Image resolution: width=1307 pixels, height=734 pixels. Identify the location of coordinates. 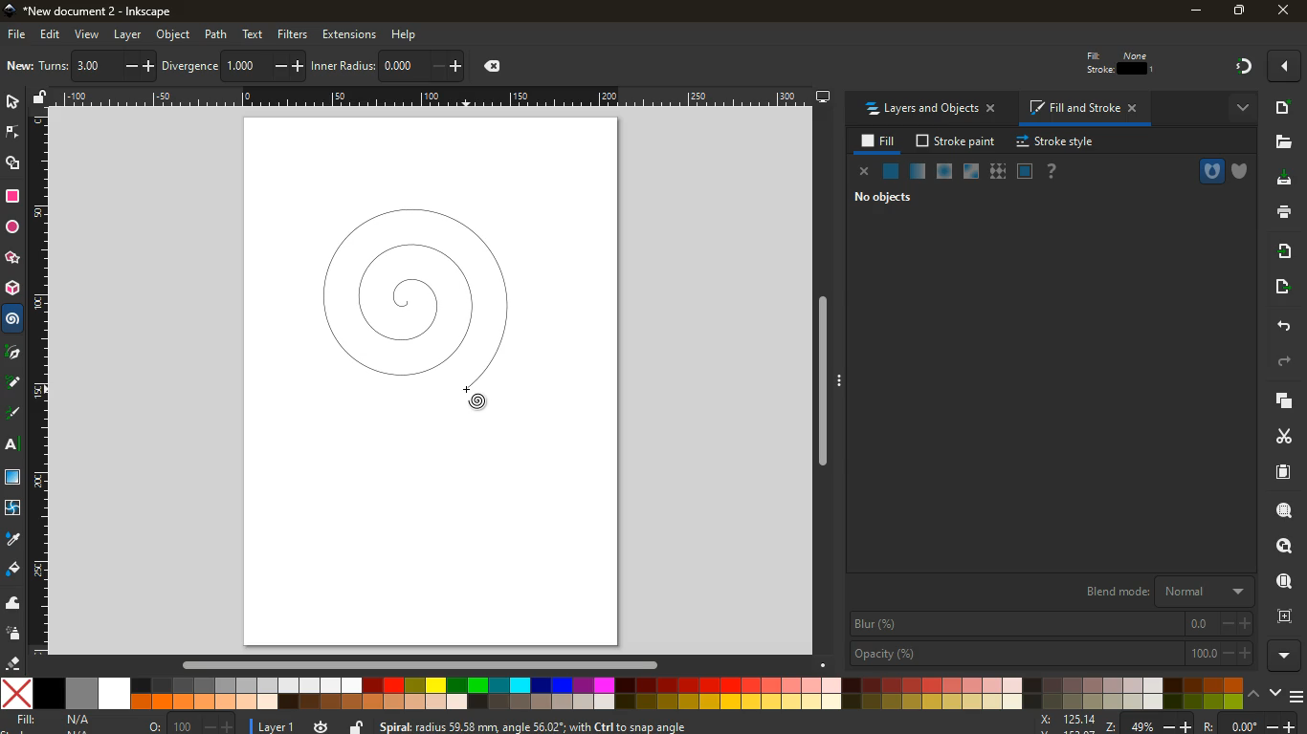
(490, 68).